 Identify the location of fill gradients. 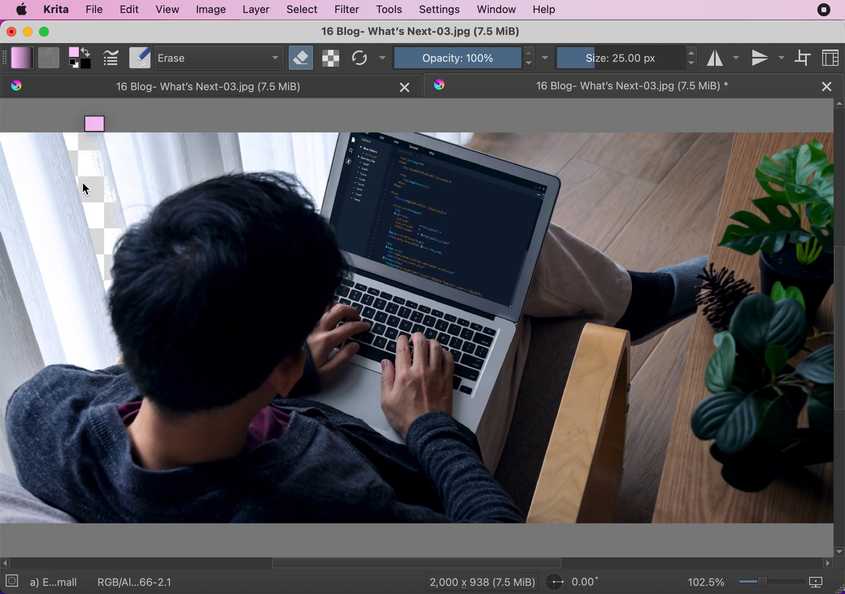
(22, 58).